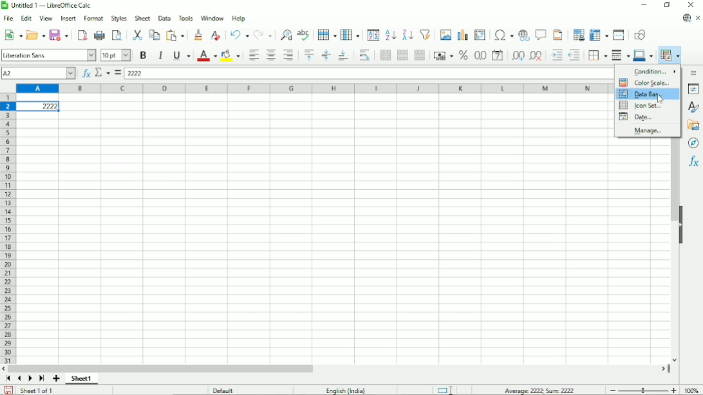  I want to click on Current cell, so click(38, 73).